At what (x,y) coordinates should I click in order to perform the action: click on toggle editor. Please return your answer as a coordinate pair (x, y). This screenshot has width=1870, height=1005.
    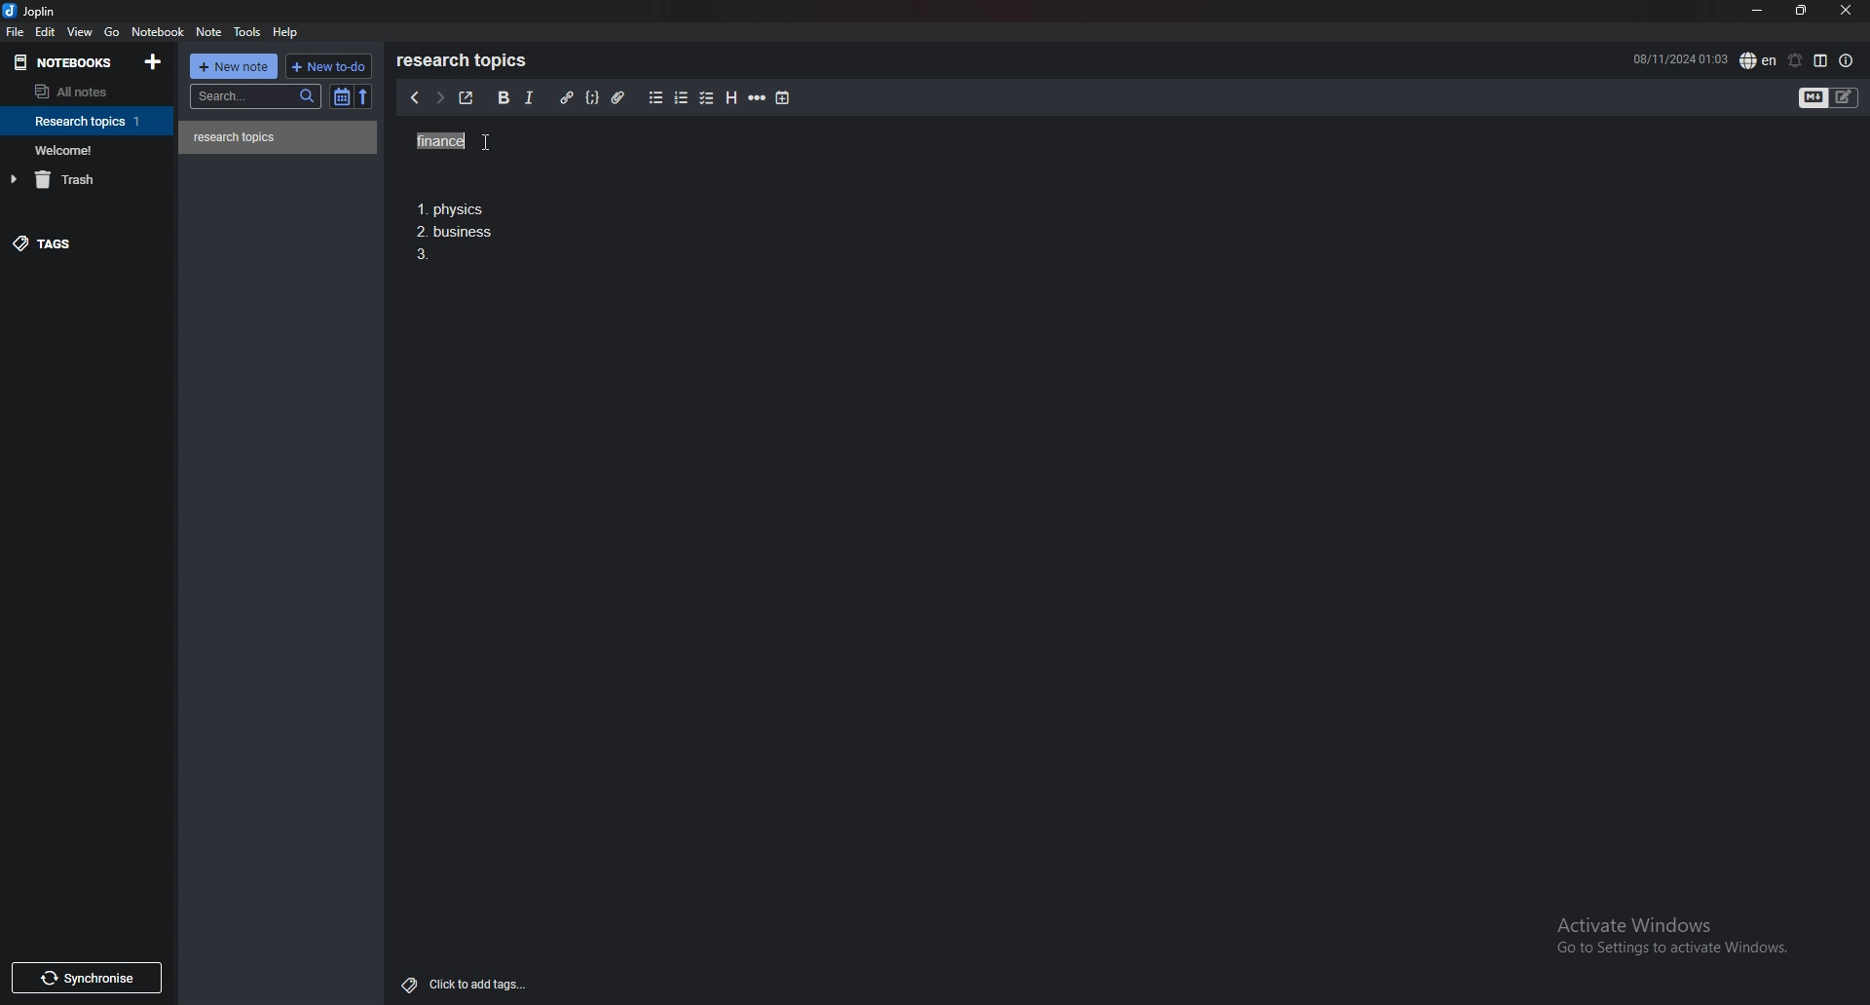
    Looking at the image, I should click on (1830, 97).